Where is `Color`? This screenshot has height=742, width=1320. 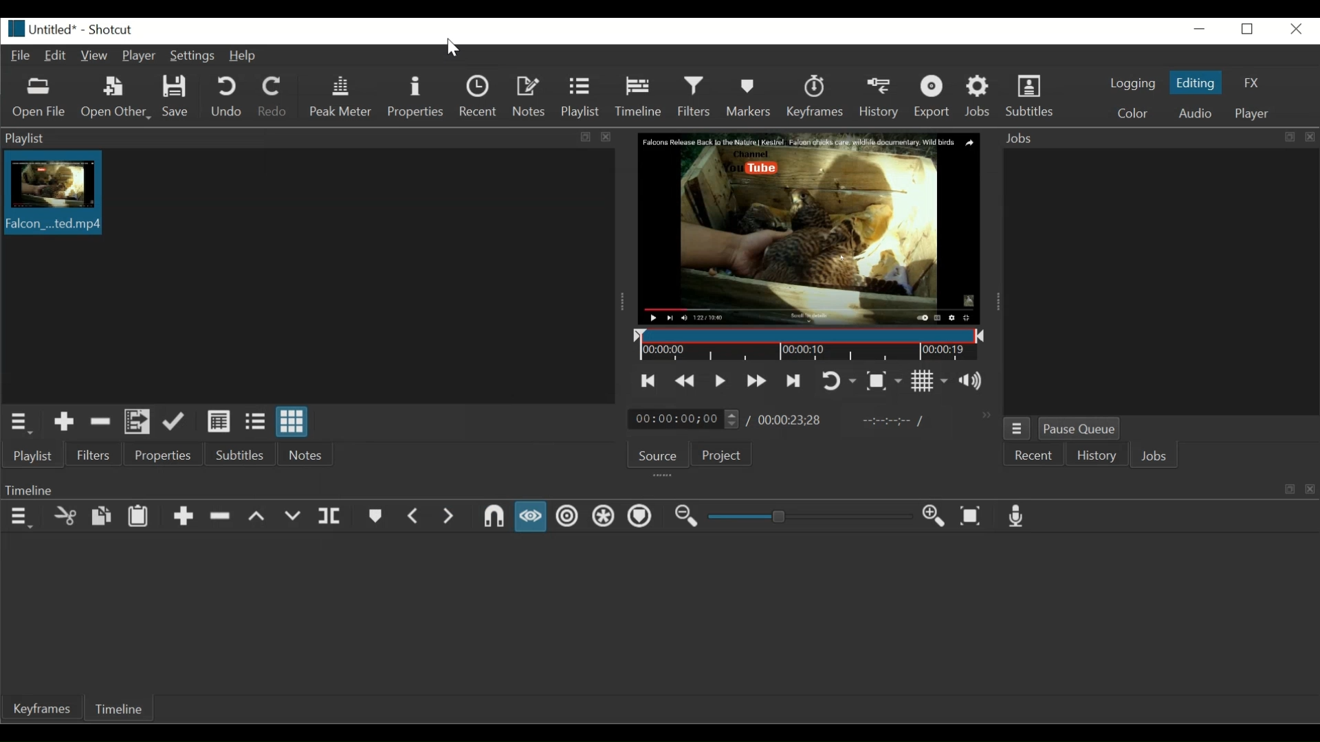
Color is located at coordinates (1133, 112).